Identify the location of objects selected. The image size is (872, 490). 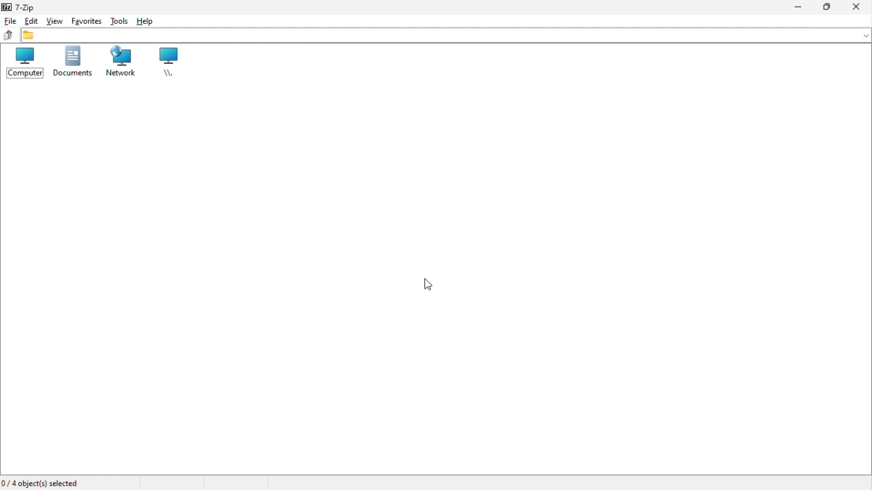
(42, 483).